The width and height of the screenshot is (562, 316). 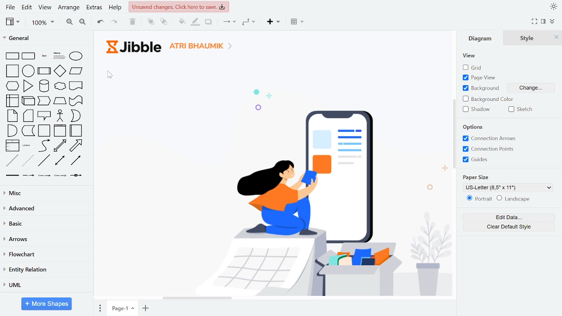 I want to click on general shapes, so click(x=43, y=115).